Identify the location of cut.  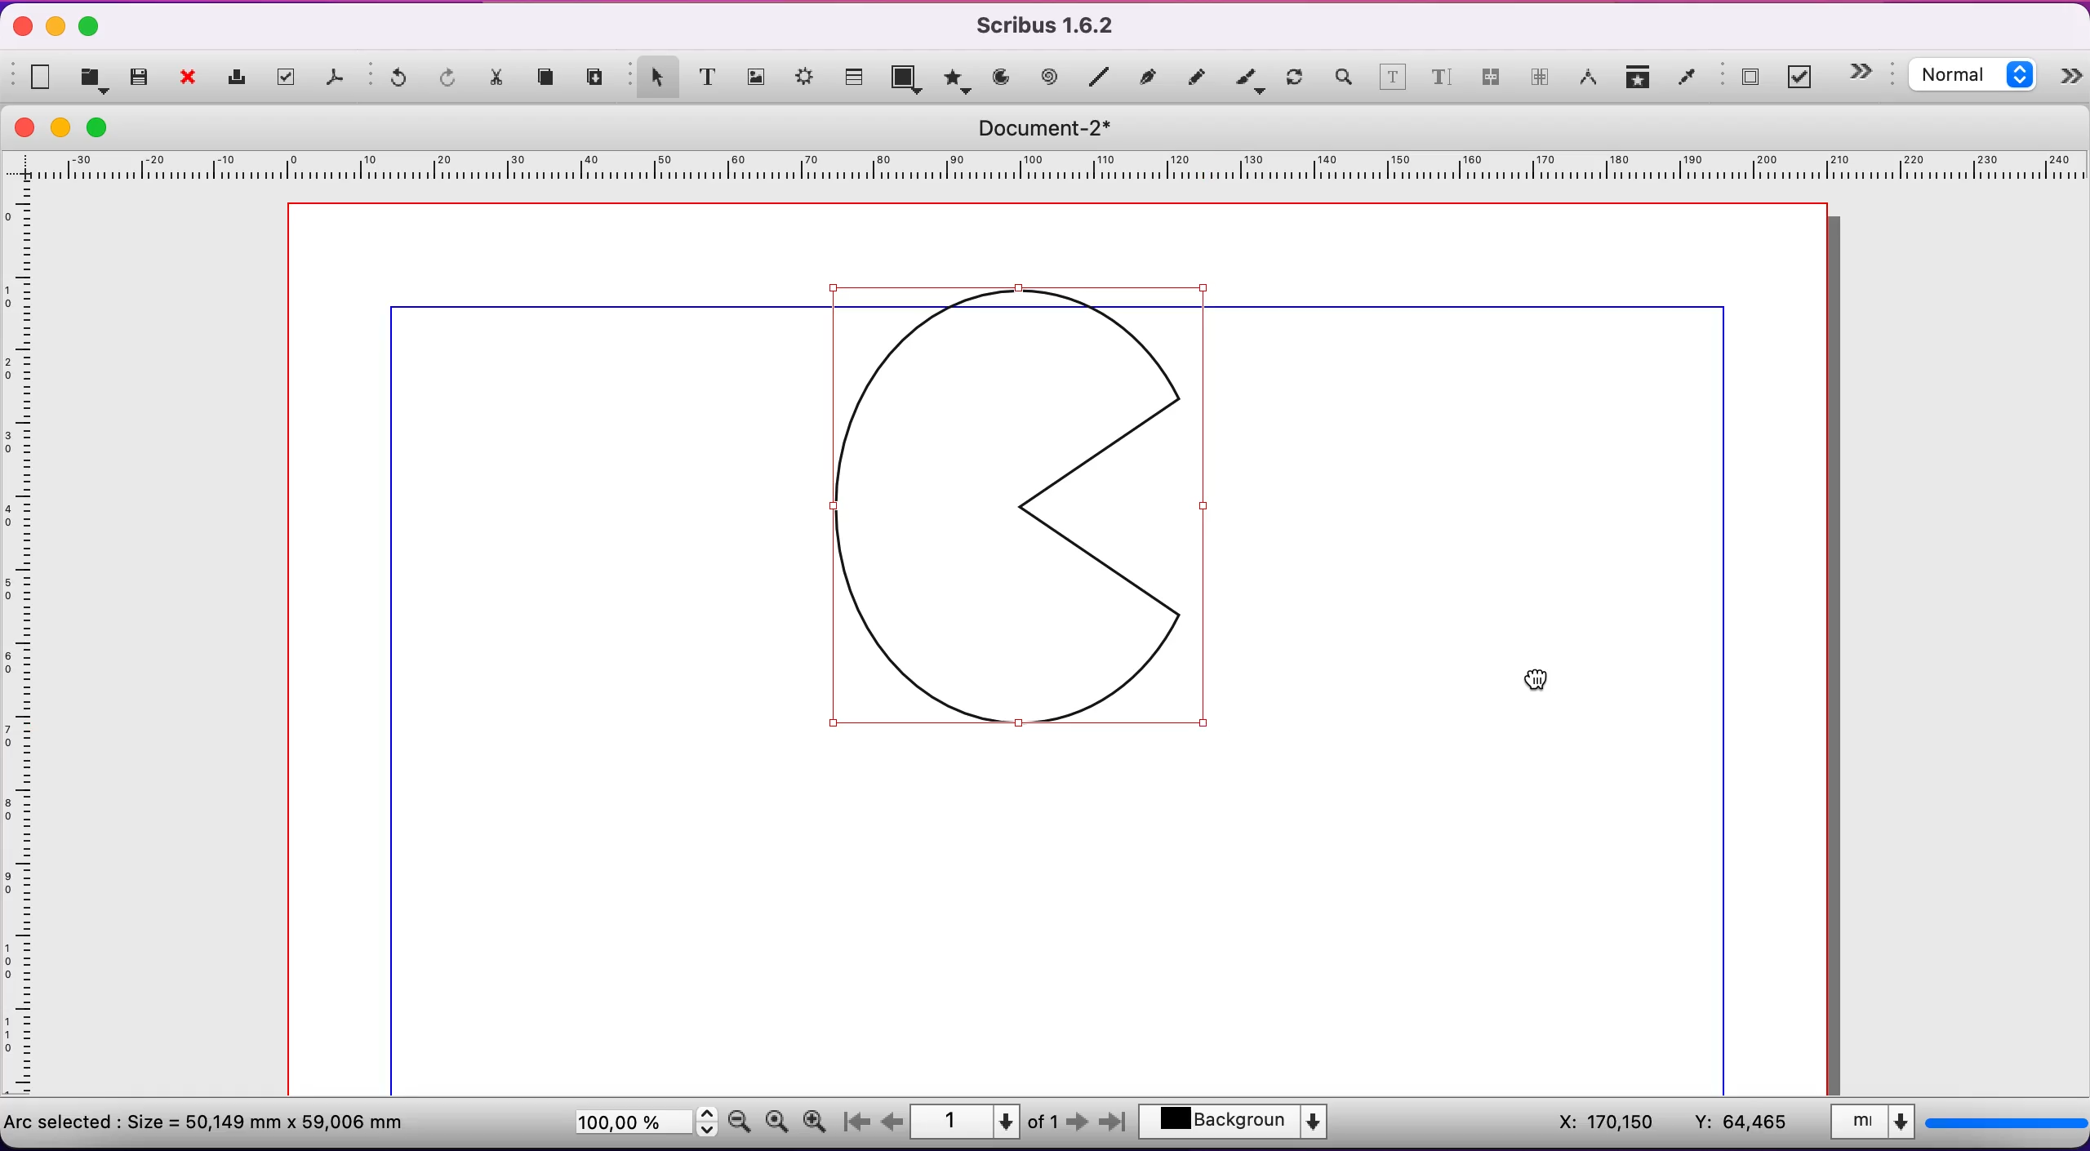
(499, 82).